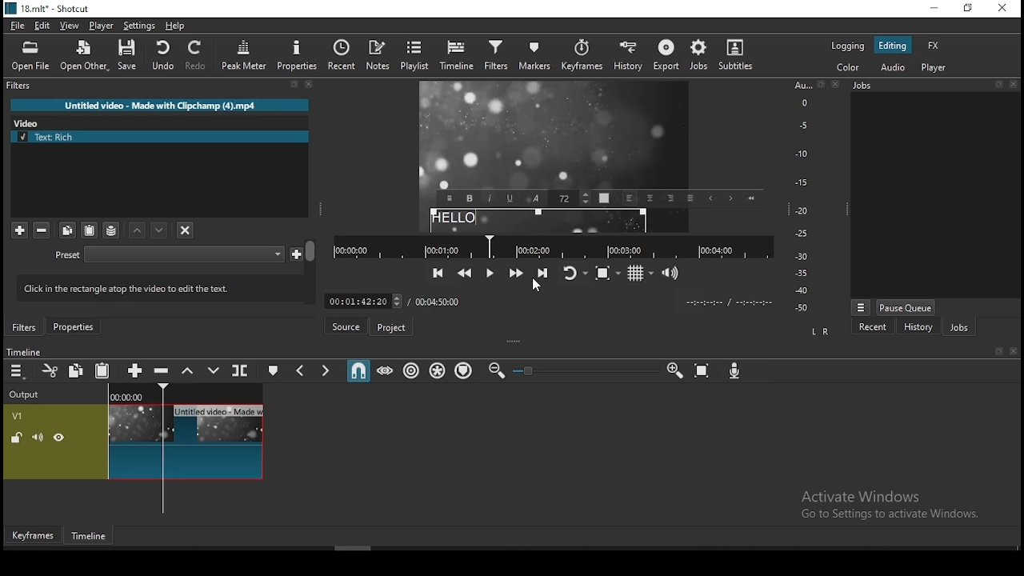 The height and width of the screenshot is (576, 1024). Describe the element at coordinates (70, 26) in the screenshot. I see `view` at that location.